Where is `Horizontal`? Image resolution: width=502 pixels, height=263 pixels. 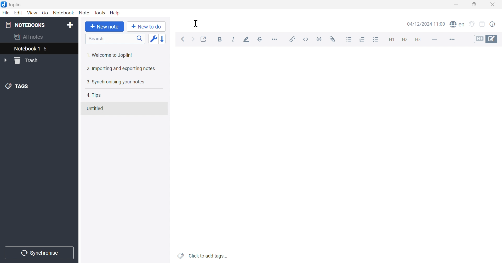
Horizontal is located at coordinates (276, 39).